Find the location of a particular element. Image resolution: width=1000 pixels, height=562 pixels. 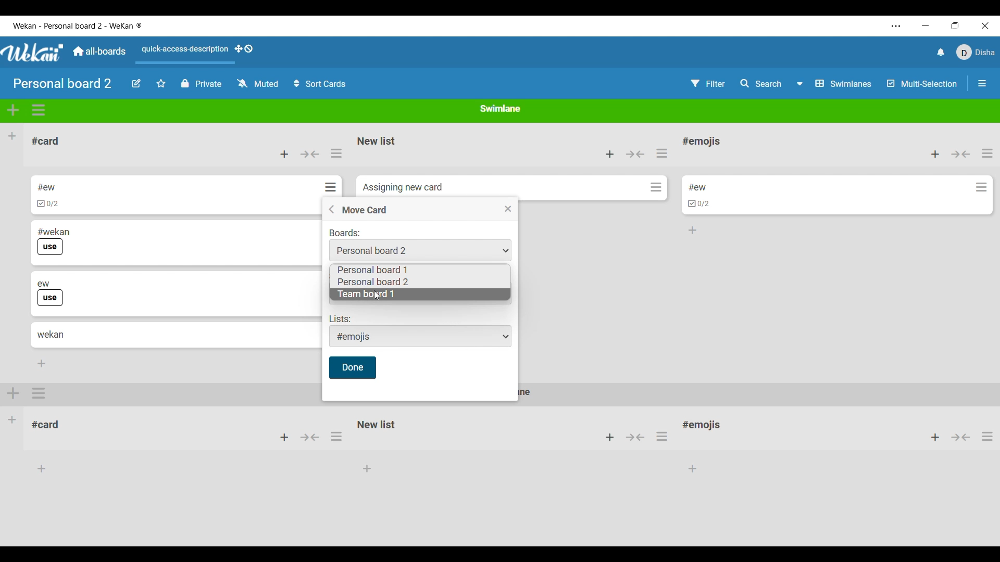

Swimlane actions is located at coordinates (39, 110).